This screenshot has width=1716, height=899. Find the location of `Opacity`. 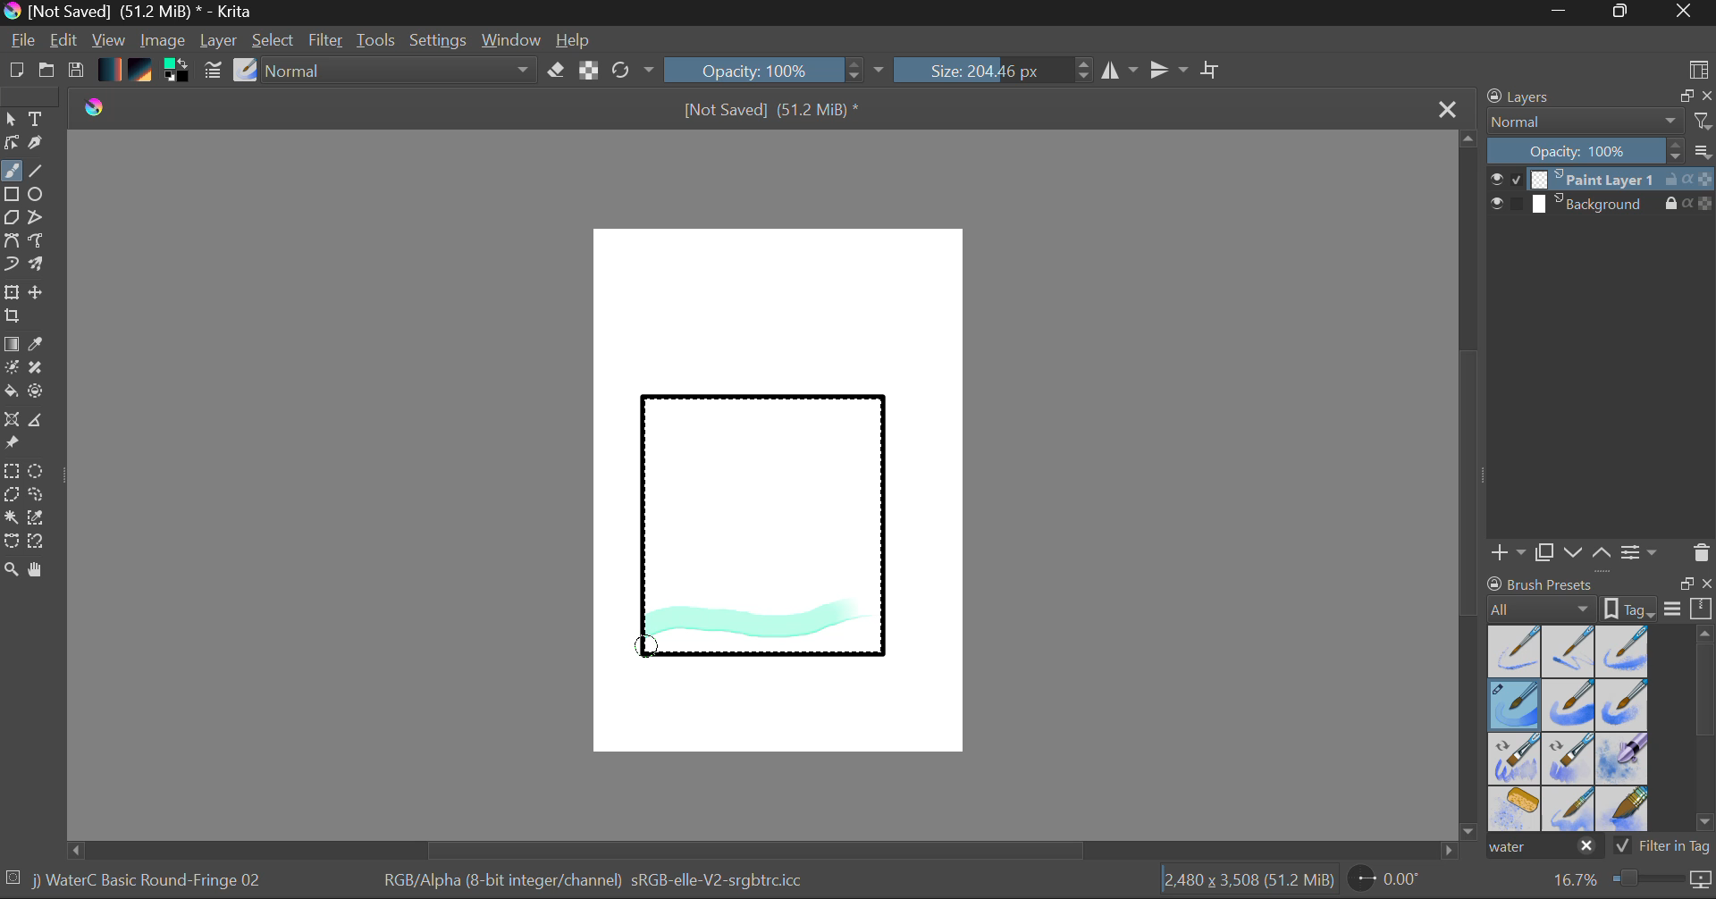

Opacity is located at coordinates (777, 70).